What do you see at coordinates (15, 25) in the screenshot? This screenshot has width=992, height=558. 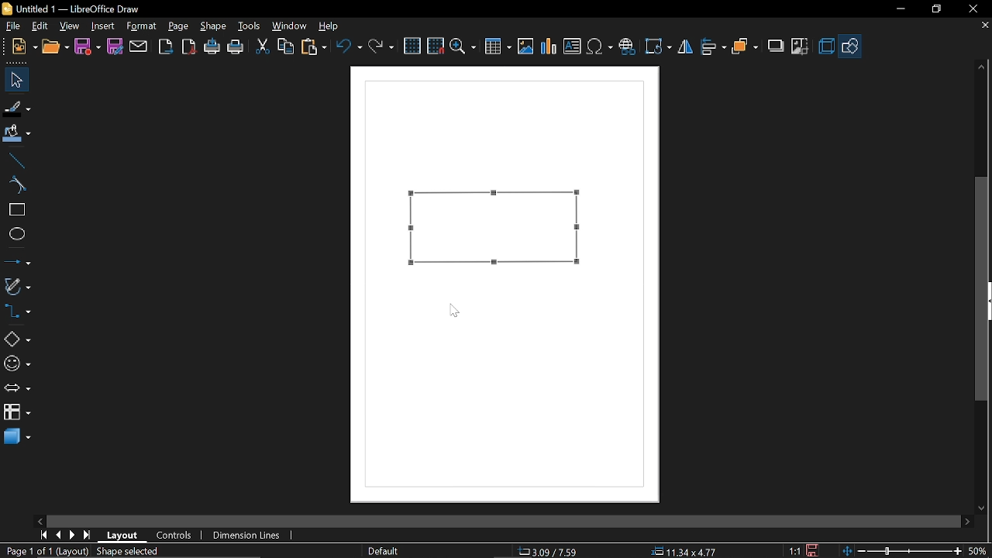 I see `File` at bounding box center [15, 25].